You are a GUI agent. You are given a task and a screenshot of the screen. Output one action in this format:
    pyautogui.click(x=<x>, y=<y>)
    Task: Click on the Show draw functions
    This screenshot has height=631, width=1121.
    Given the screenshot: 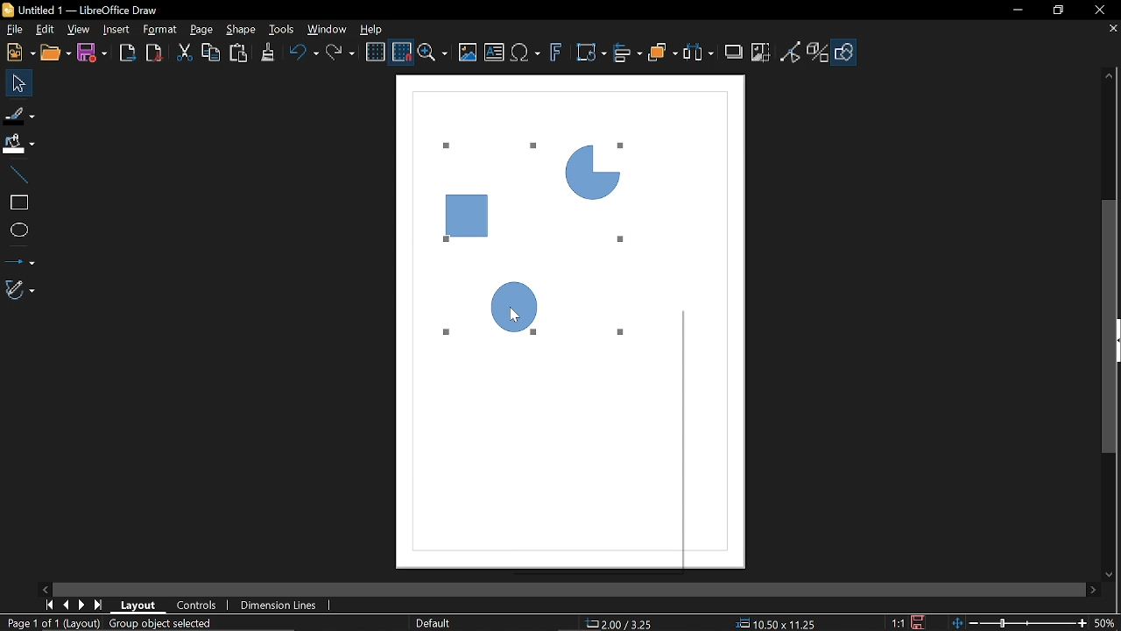 What is the action you would take?
    pyautogui.click(x=846, y=53)
    